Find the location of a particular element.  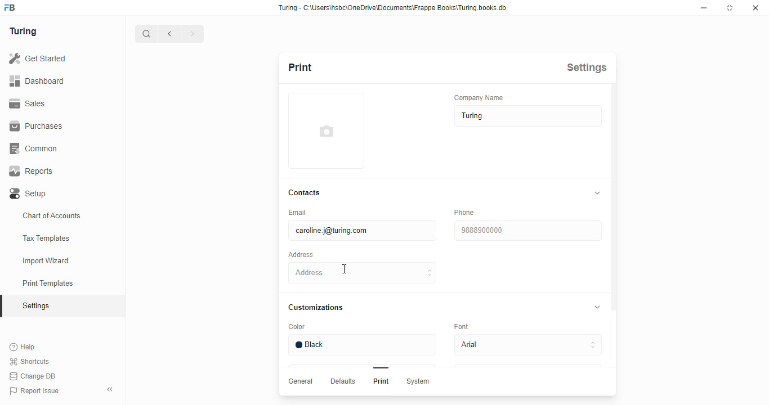

contacts is located at coordinates (305, 193).